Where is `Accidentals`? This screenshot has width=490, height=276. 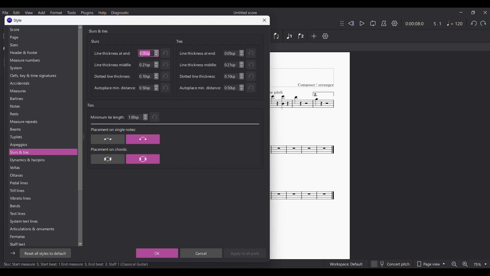 Accidentals is located at coordinates (42, 83).